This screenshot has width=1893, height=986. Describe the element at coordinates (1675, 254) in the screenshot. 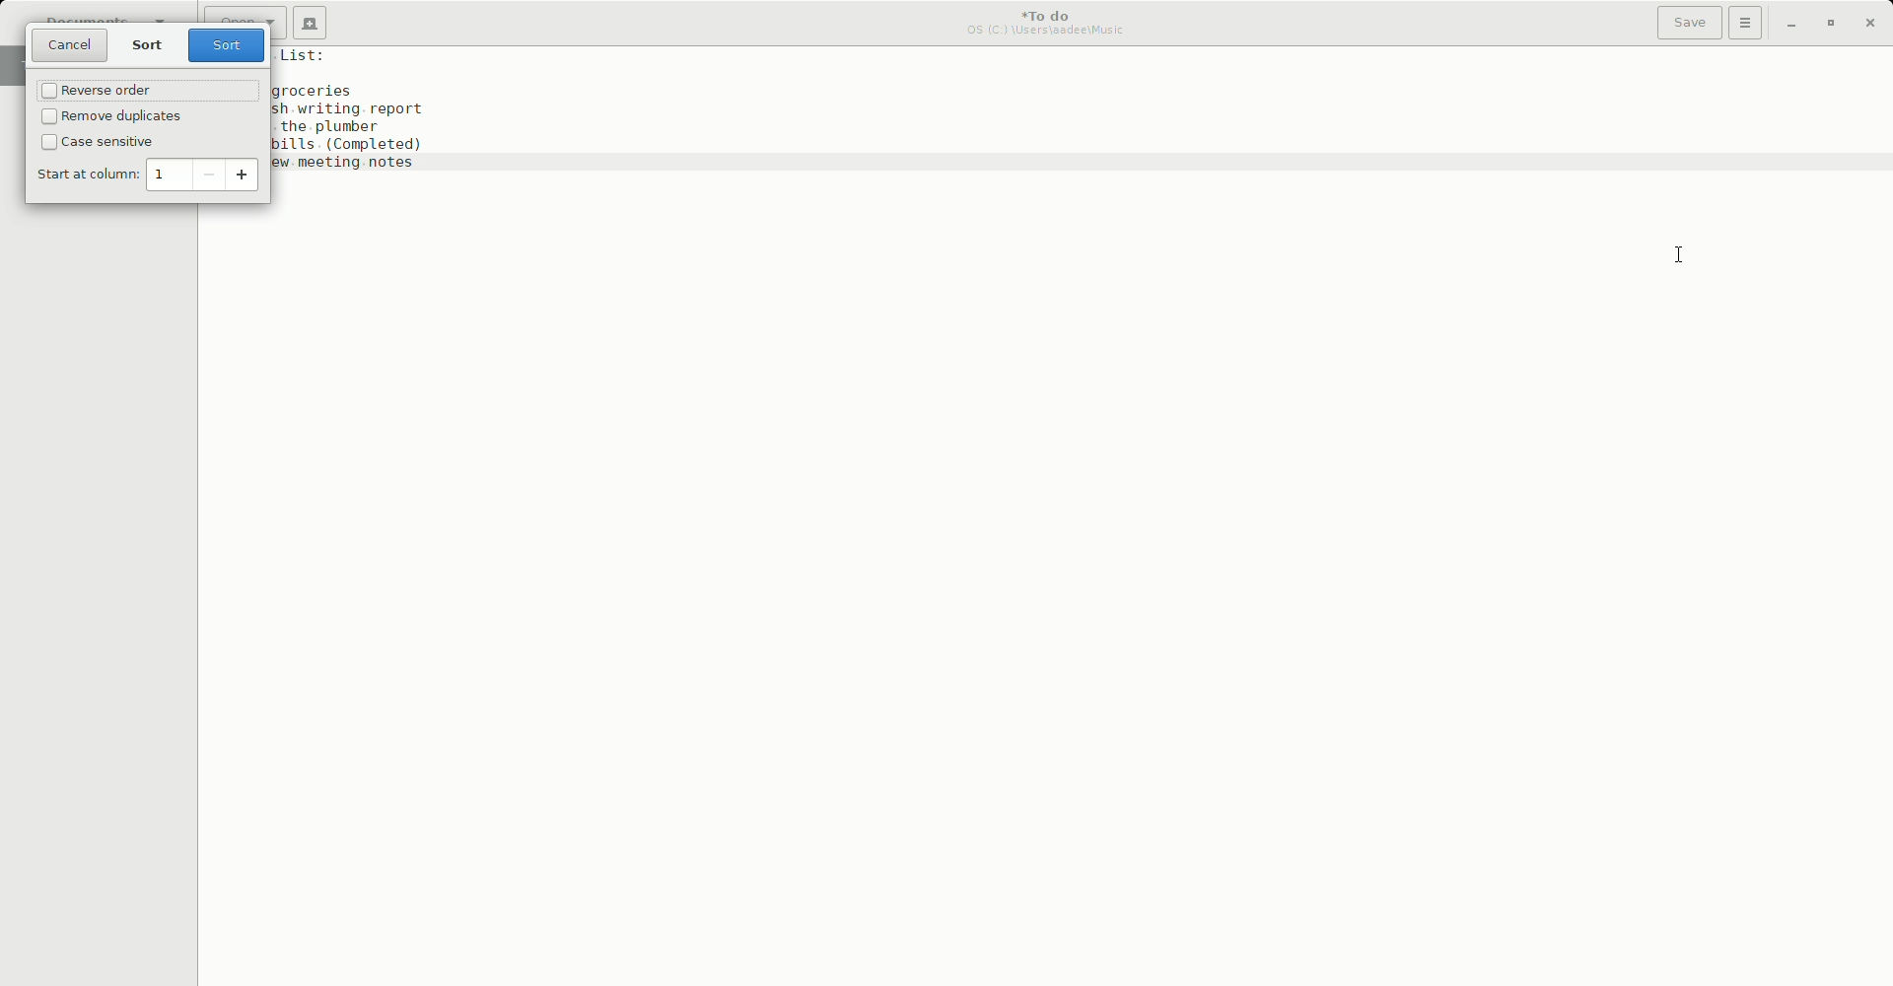

I see `Cursor` at that location.